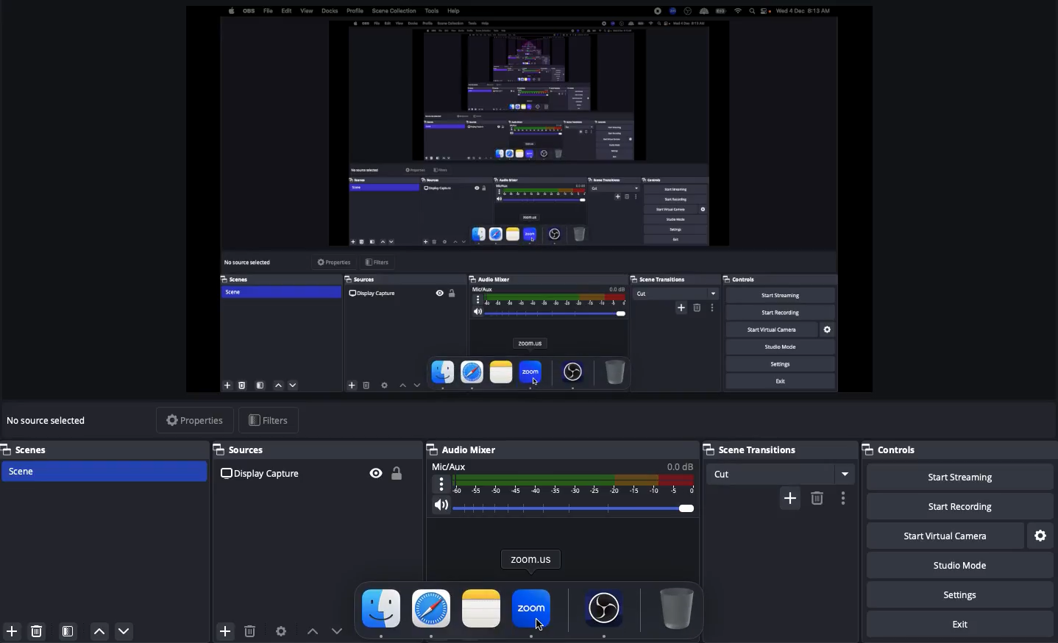 This screenshot has width=1058, height=643. Describe the element at coordinates (261, 474) in the screenshot. I see `Display capture` at that location.